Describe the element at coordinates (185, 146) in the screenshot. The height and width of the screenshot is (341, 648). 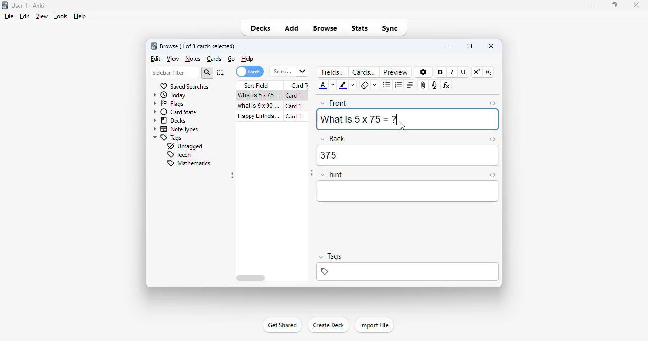
I see `untagged` at that location.